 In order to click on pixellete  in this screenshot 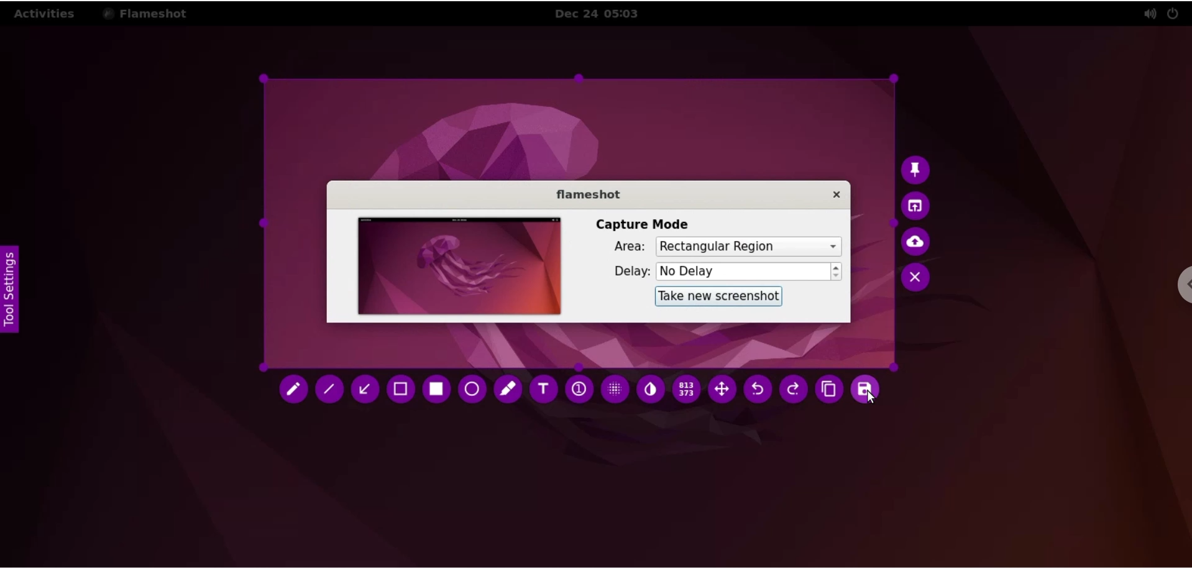, I will do `click(616, 392)`.